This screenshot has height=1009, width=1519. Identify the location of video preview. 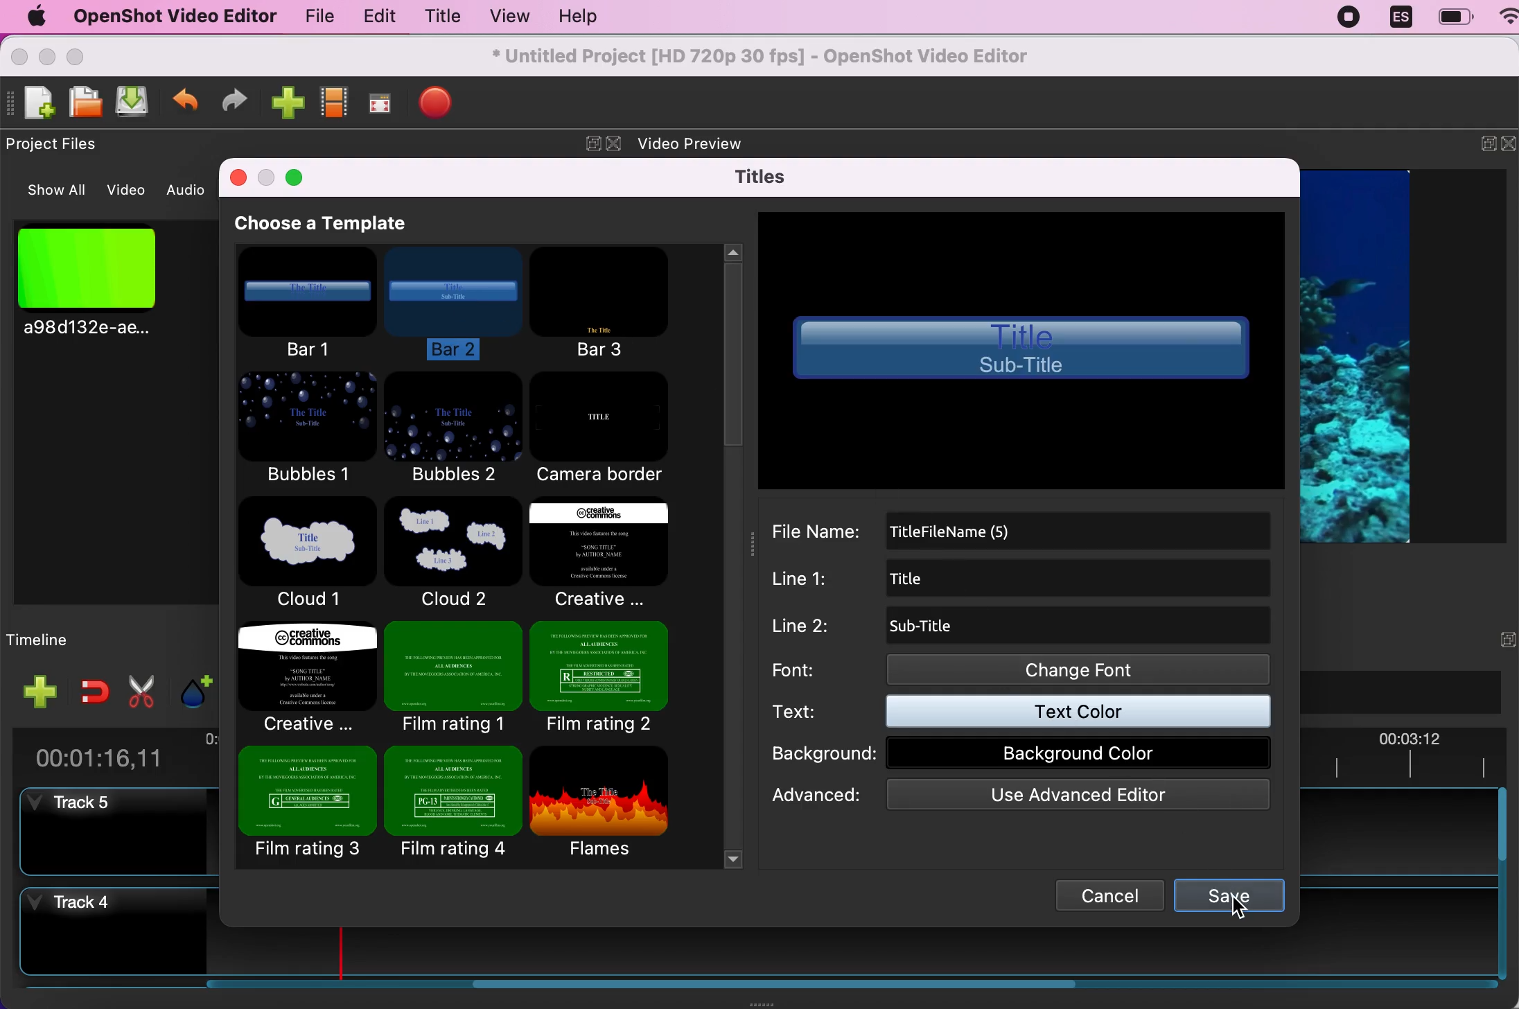
(1371, 354).